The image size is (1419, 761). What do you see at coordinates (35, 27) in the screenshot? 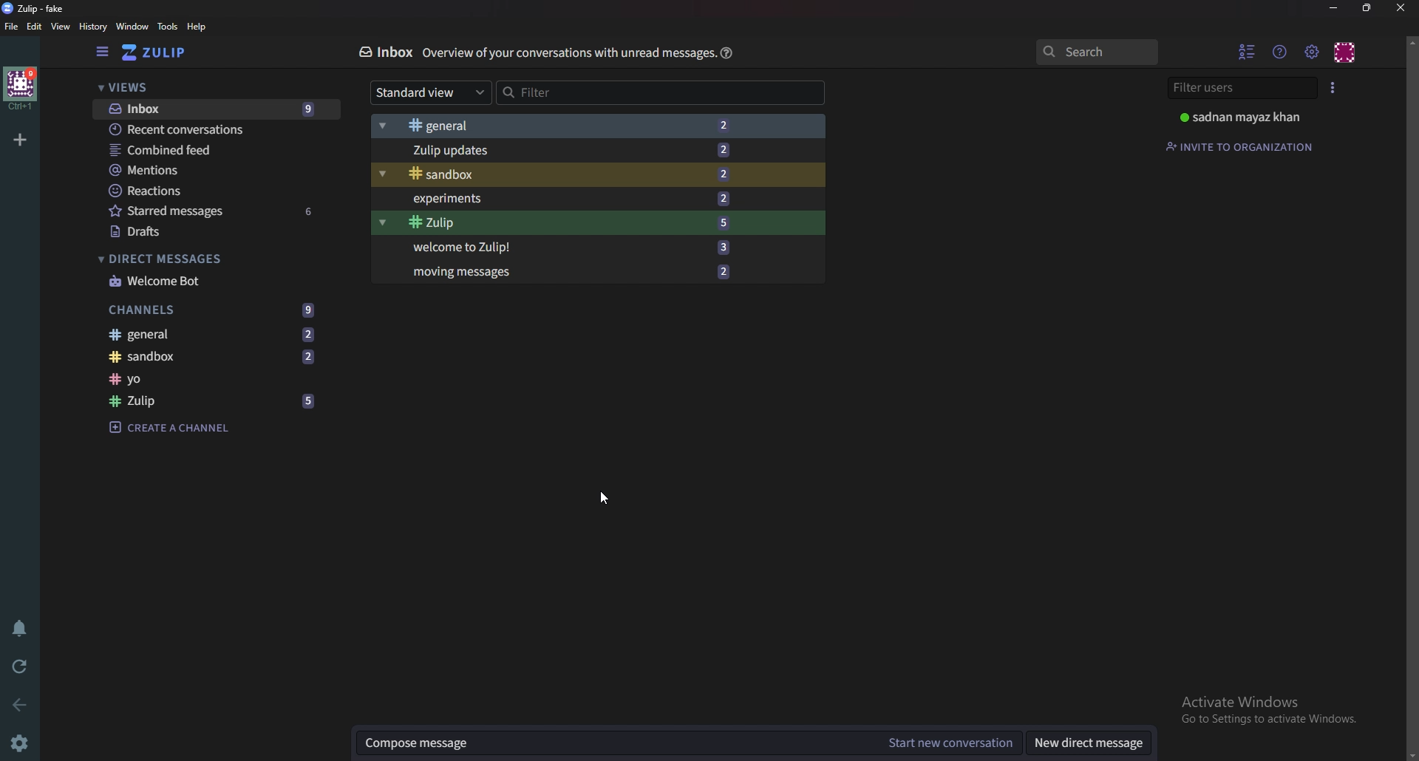
I see `Edit` at bounding box center [35, 27].